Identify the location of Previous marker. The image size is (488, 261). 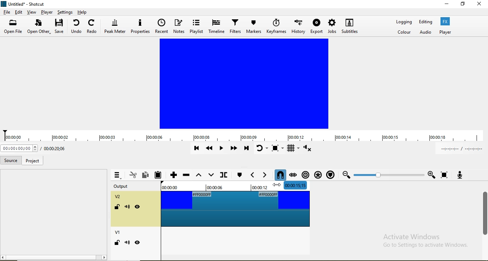
(252, 173).